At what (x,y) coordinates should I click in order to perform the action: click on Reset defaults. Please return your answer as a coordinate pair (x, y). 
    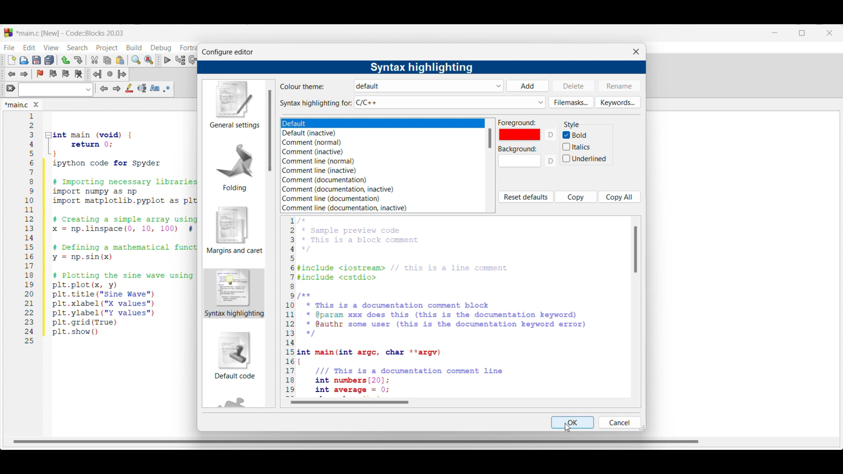
    Looking at the image, I should click on (526, 197).